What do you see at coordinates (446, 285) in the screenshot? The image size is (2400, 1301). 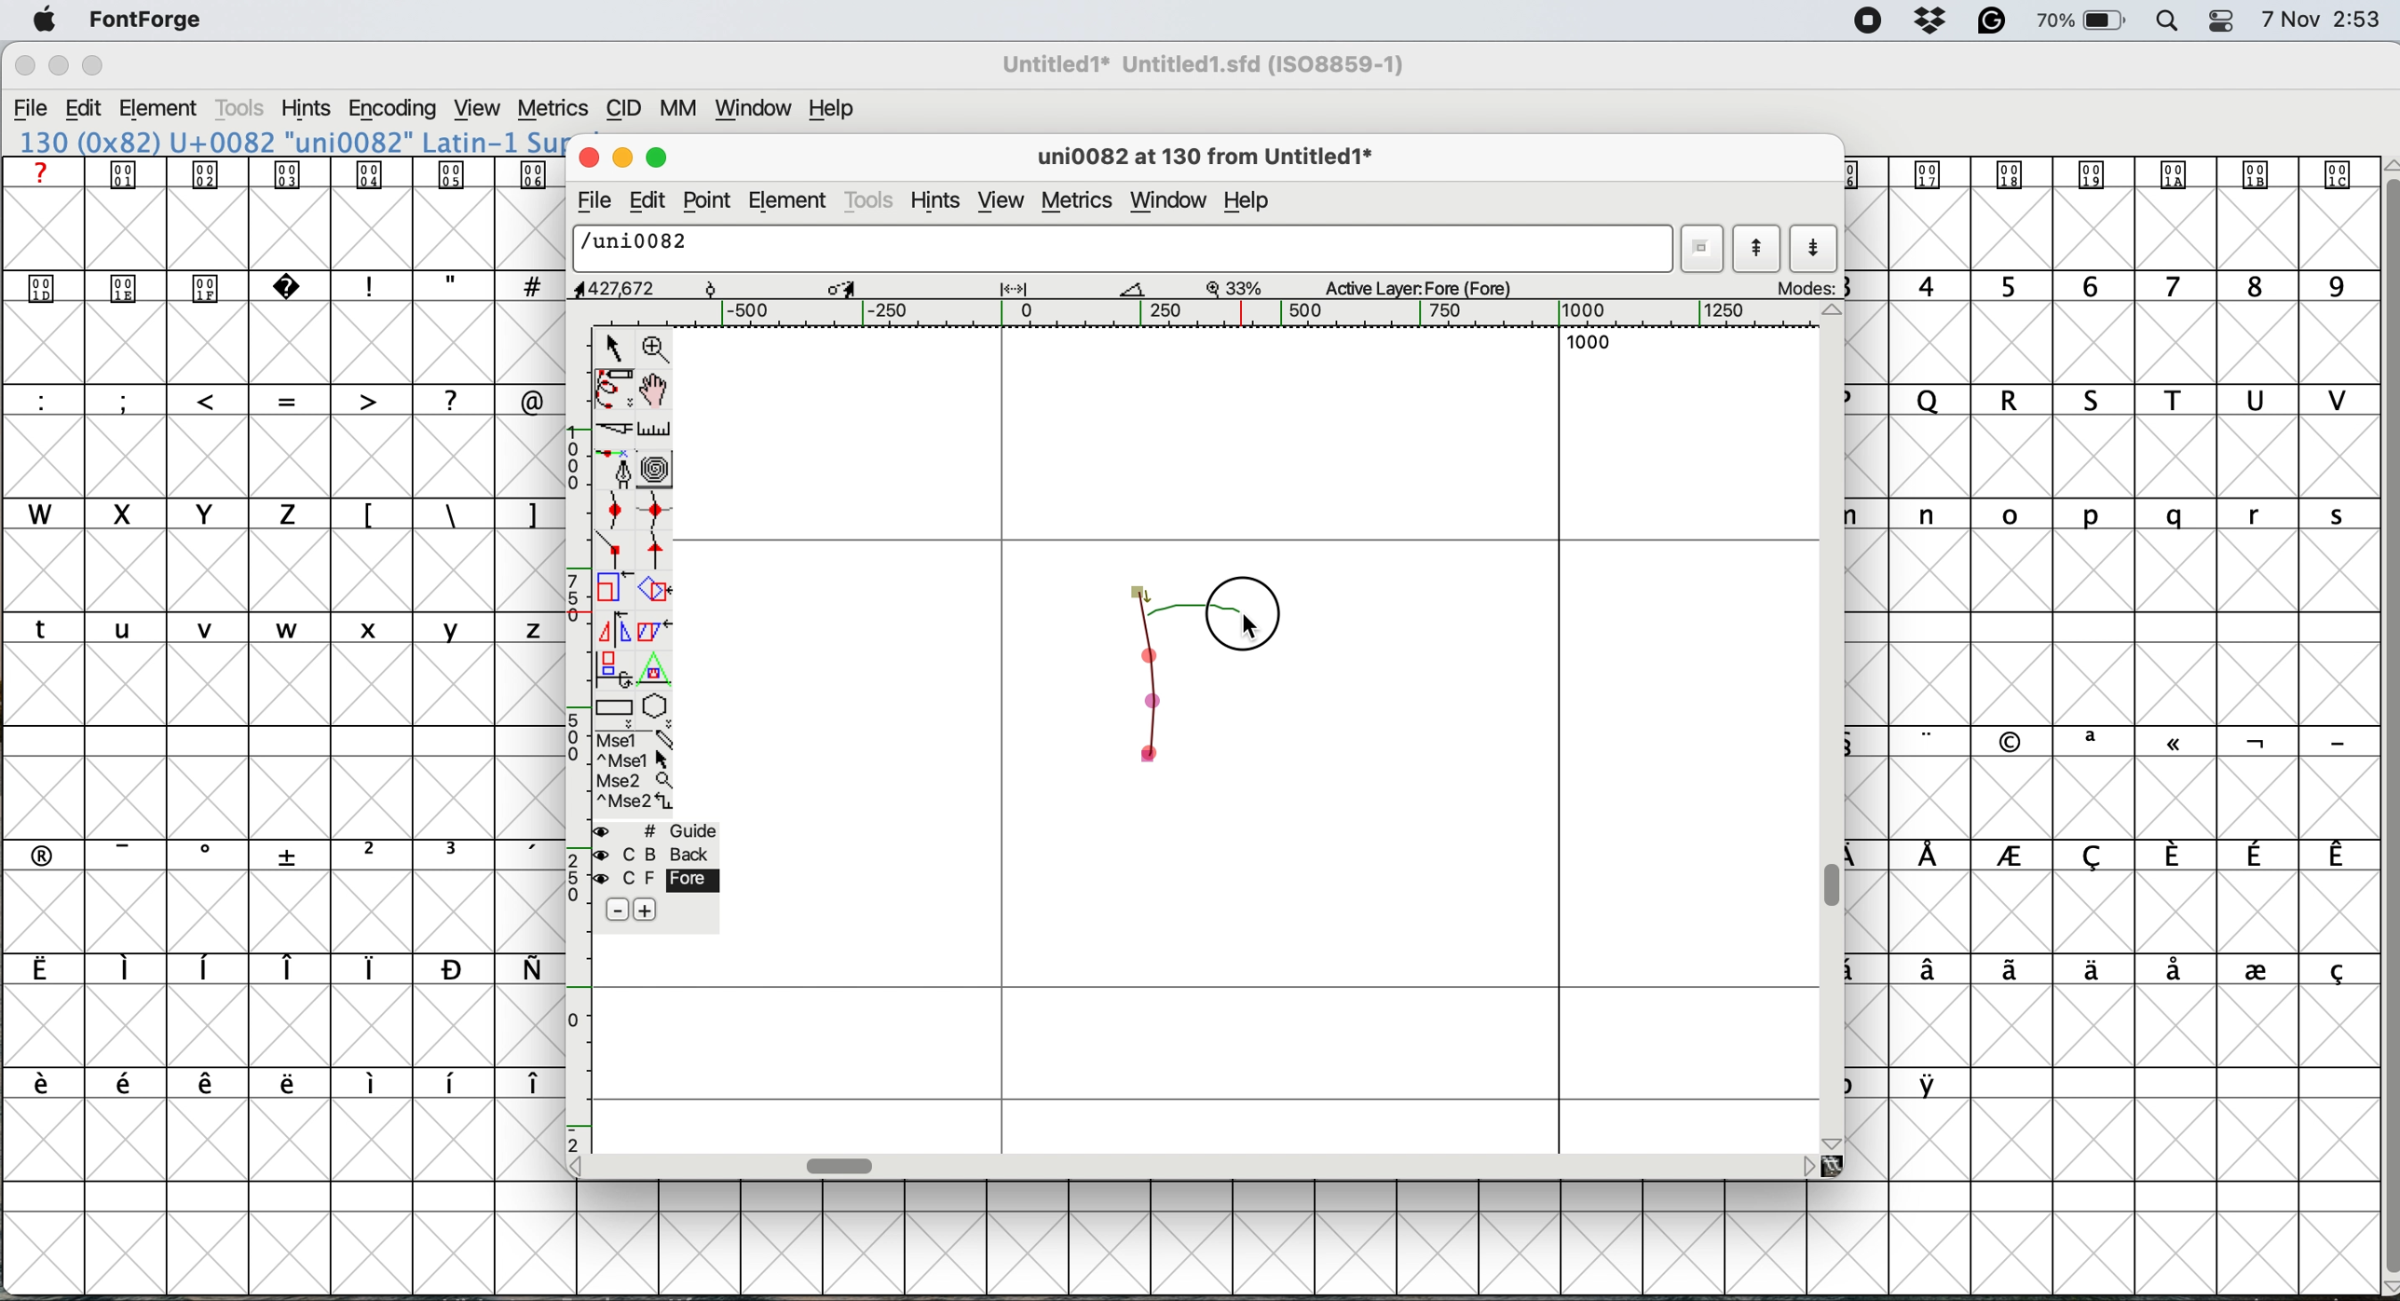 I see `special characters` at bounding box center [446, 285].